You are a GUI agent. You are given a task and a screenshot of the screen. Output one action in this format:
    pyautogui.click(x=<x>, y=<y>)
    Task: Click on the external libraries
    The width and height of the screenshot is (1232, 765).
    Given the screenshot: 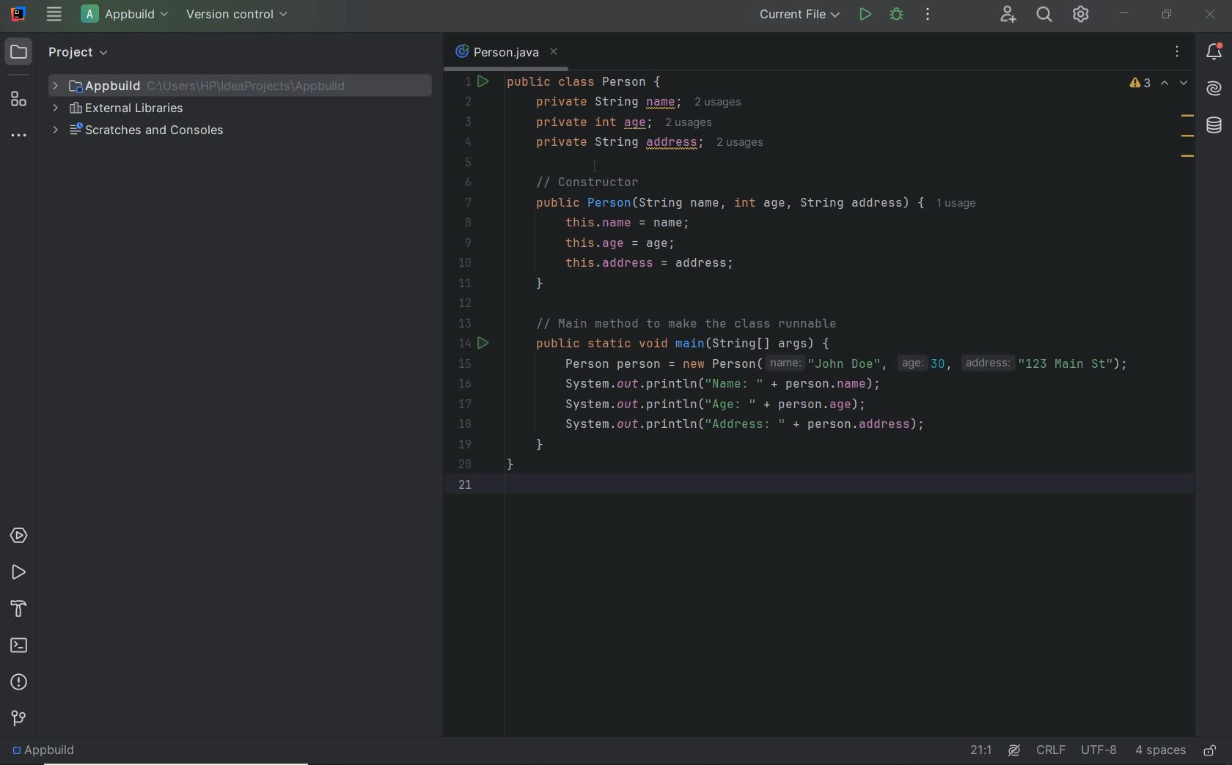 What is the action you would take?
    pyautogui.click(x=120, y=108)
    